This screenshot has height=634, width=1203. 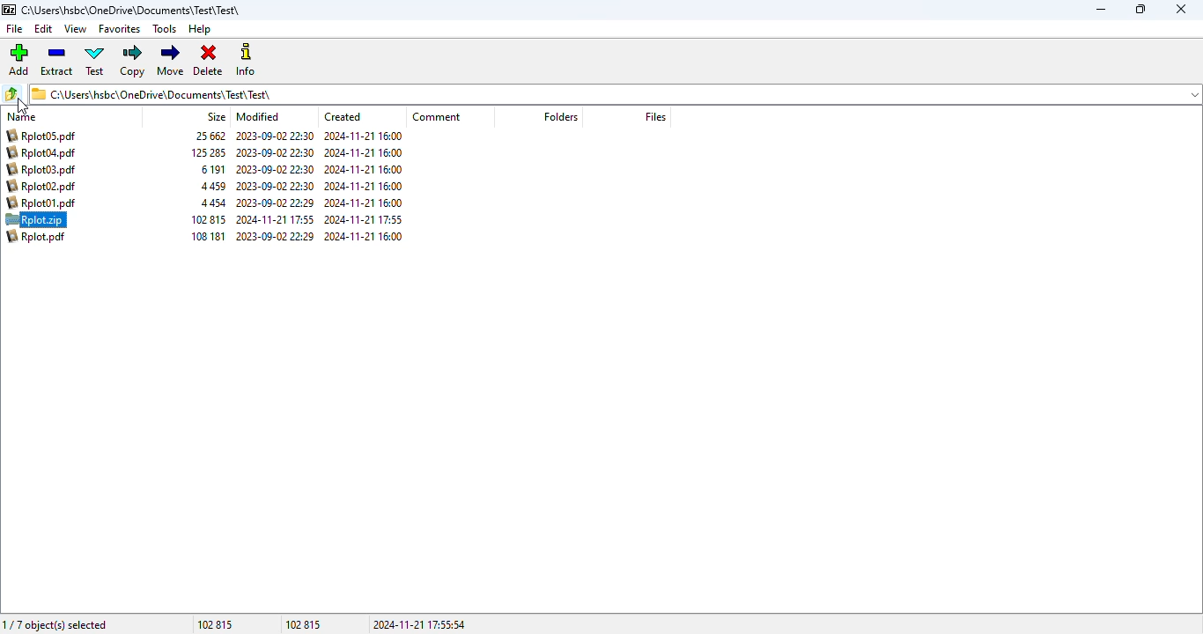 What do you see at coordinates (362, 186) in the screenshot?
I see `2024-11-21 16:00` at bounding box center [362, 186].